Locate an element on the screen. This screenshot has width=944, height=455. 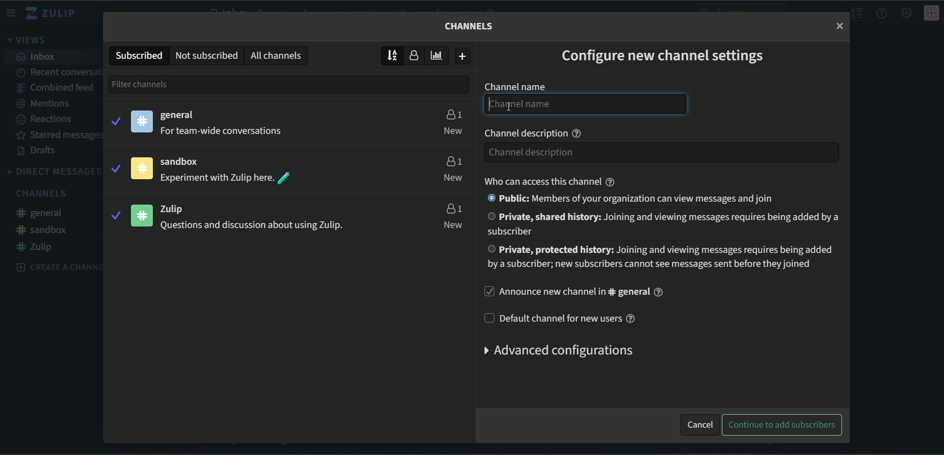
inbox is located at coordinates (37, 57).